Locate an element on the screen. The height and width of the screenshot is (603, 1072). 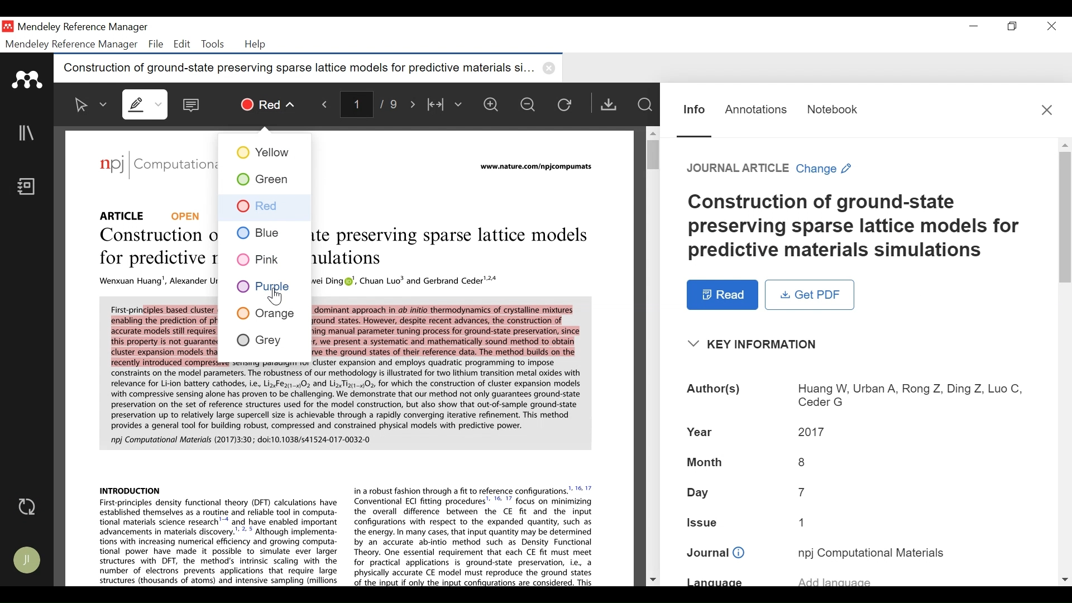
Comment is located at coordinates (192, 105).